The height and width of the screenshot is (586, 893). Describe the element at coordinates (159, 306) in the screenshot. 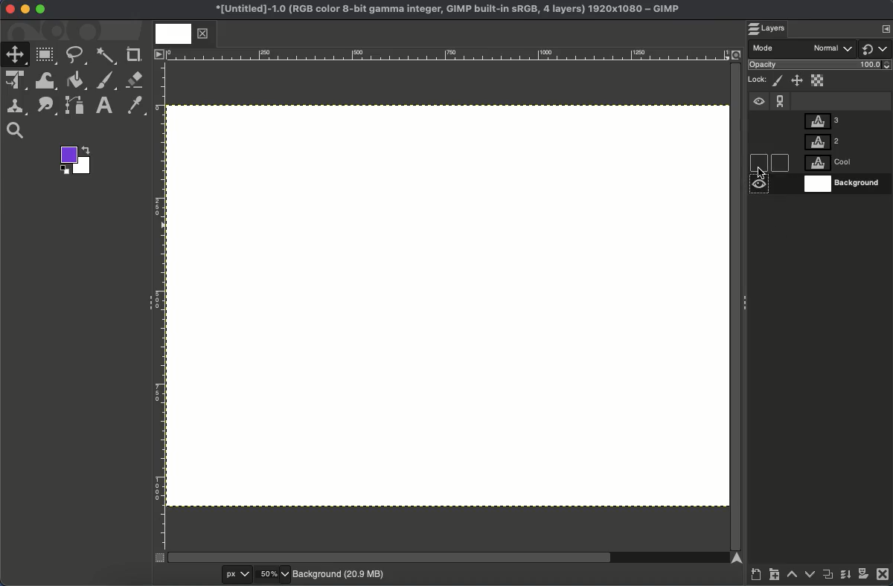

I see `Ruler` at that location.